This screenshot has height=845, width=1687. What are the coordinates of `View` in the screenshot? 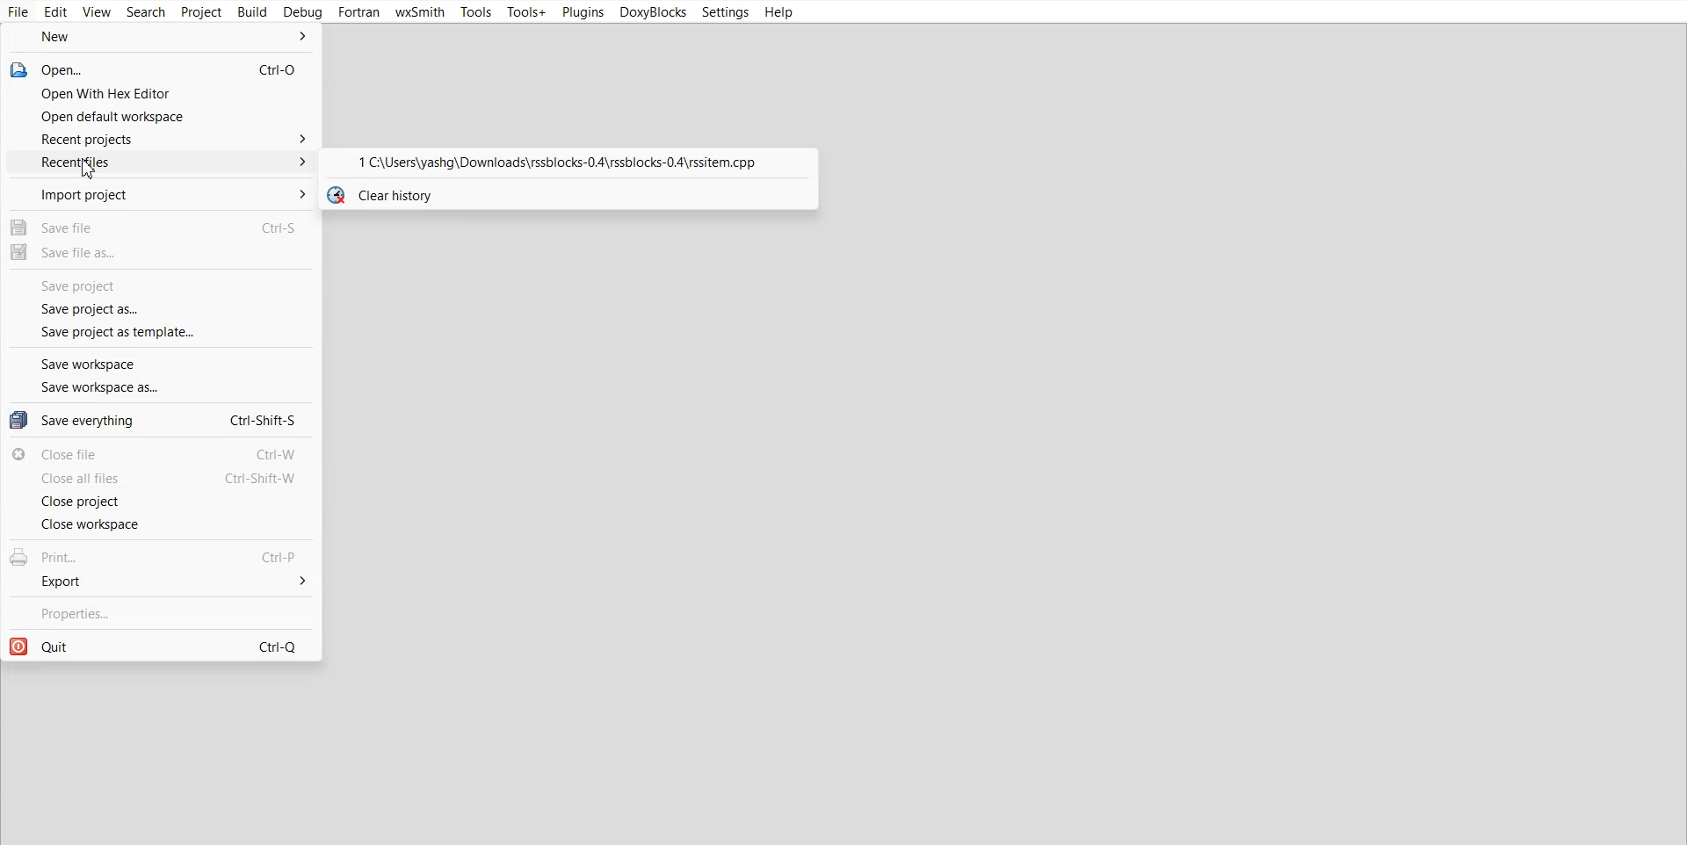 It's located at (98, 11).